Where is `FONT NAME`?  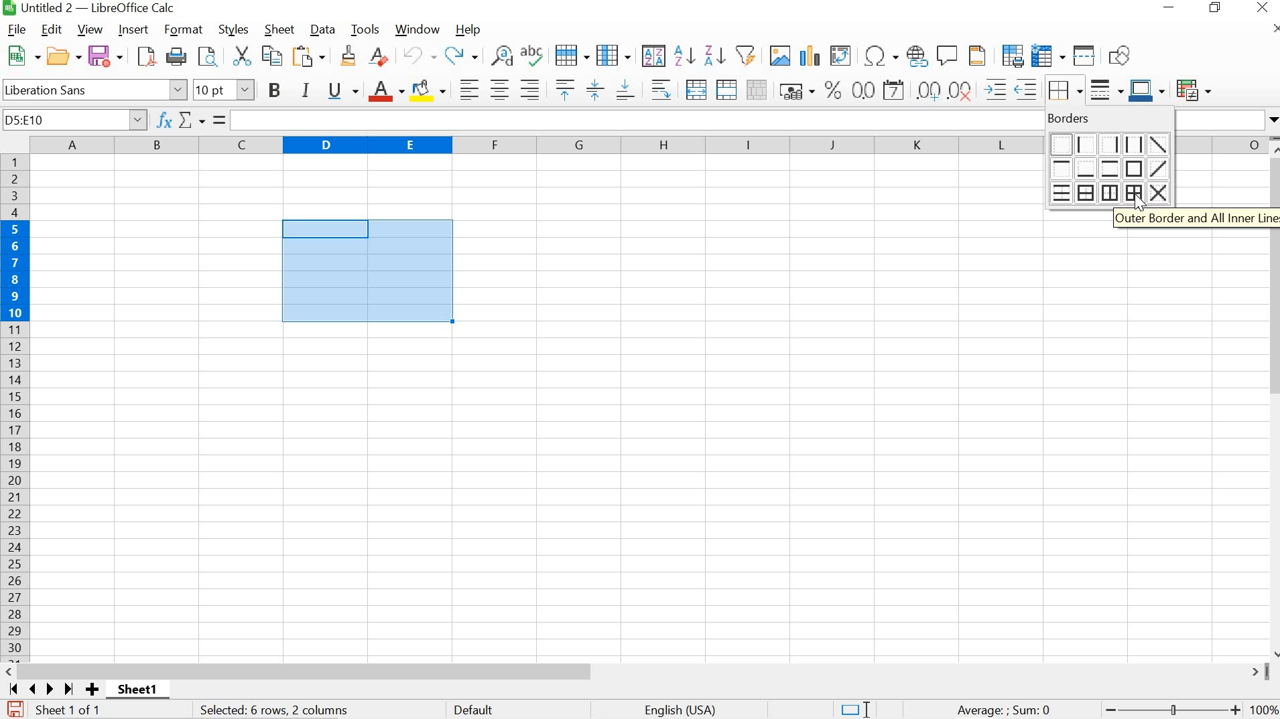
FONT NAME is located at coordinates (95, 89).